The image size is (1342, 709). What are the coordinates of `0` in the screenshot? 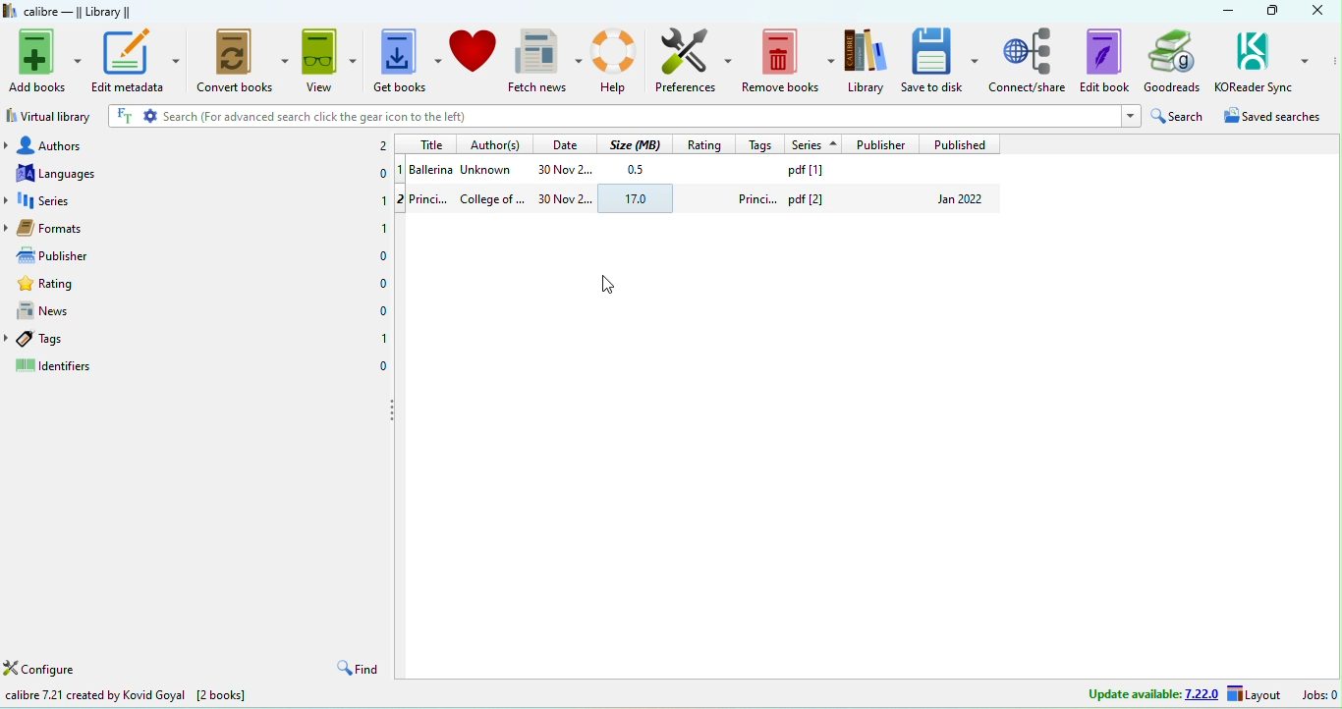 It's located at (381, 284).